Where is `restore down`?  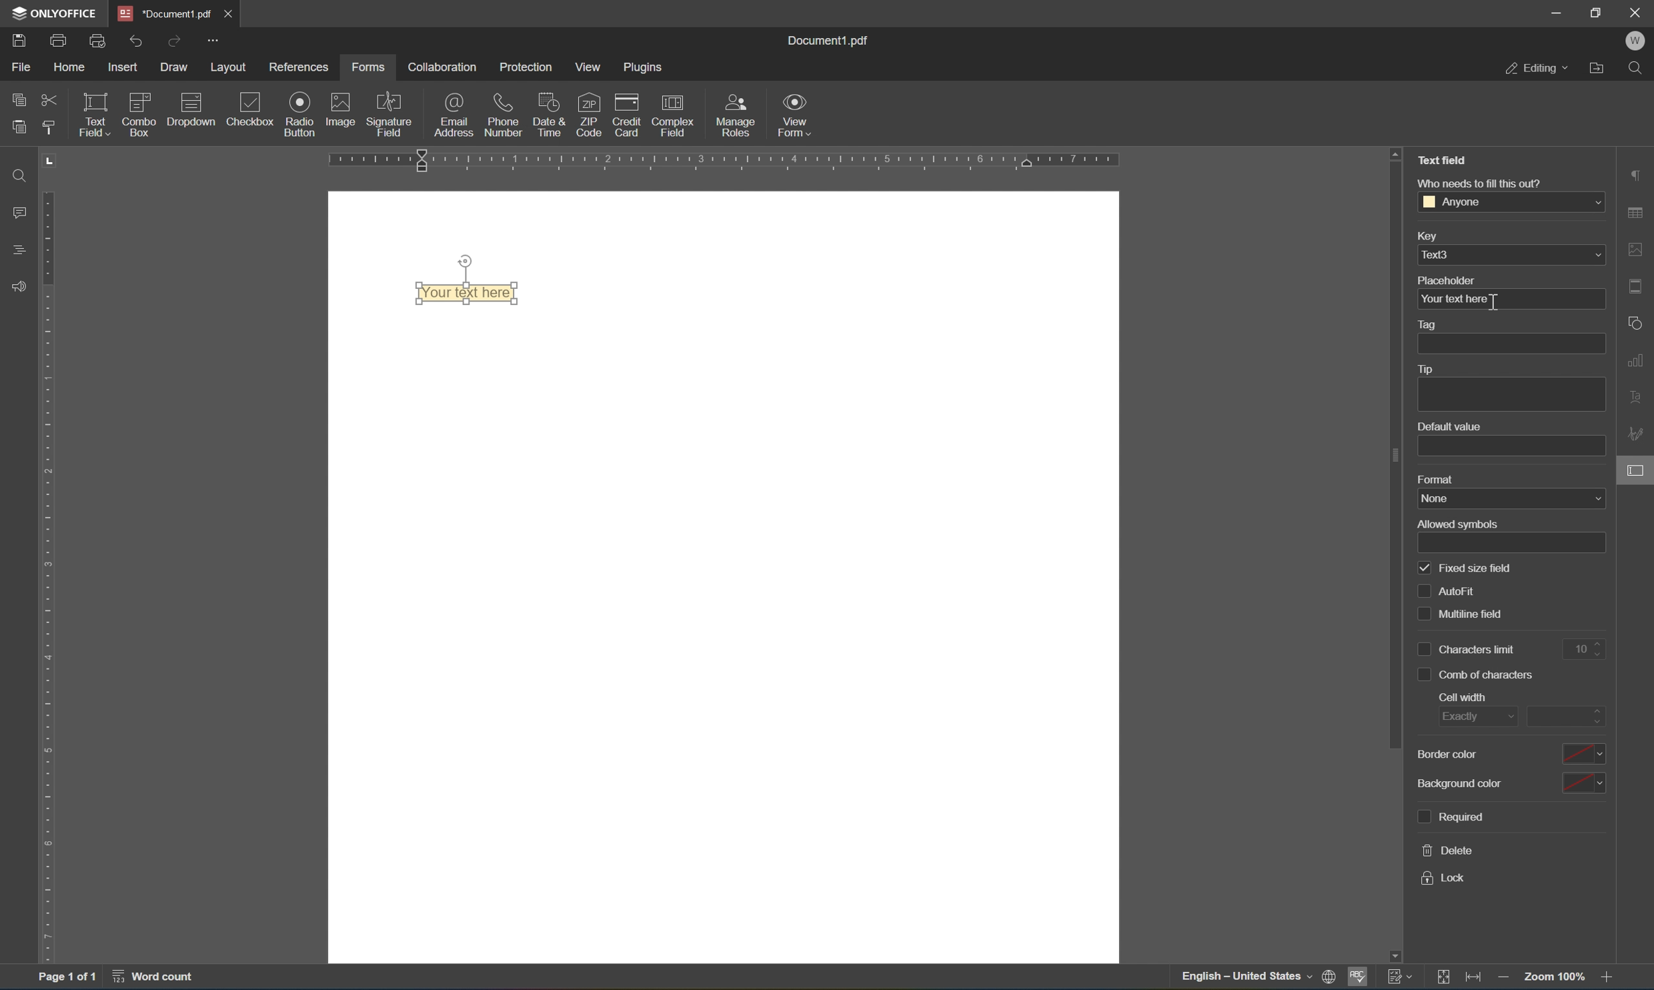
restore down is located at coordinates (1598, 12).